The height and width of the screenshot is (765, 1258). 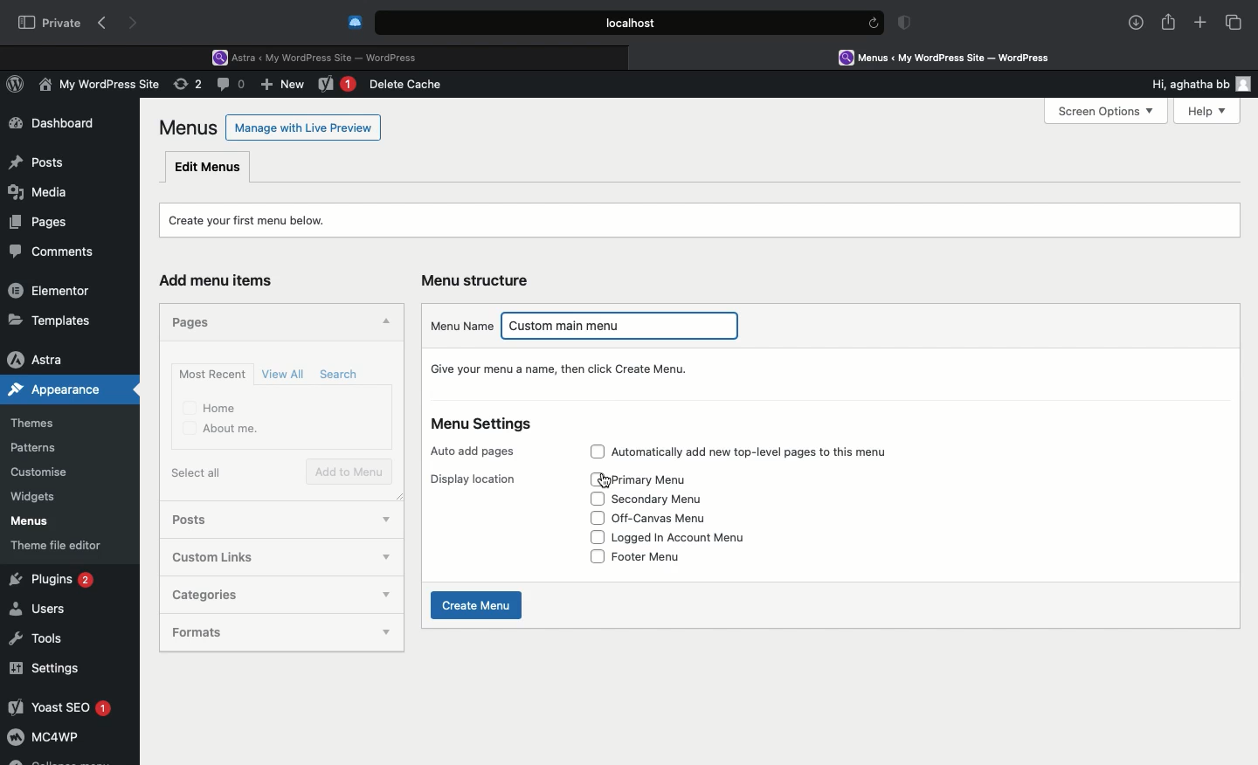 I want to click on My WordPress Site, so click(x=96, y=87).